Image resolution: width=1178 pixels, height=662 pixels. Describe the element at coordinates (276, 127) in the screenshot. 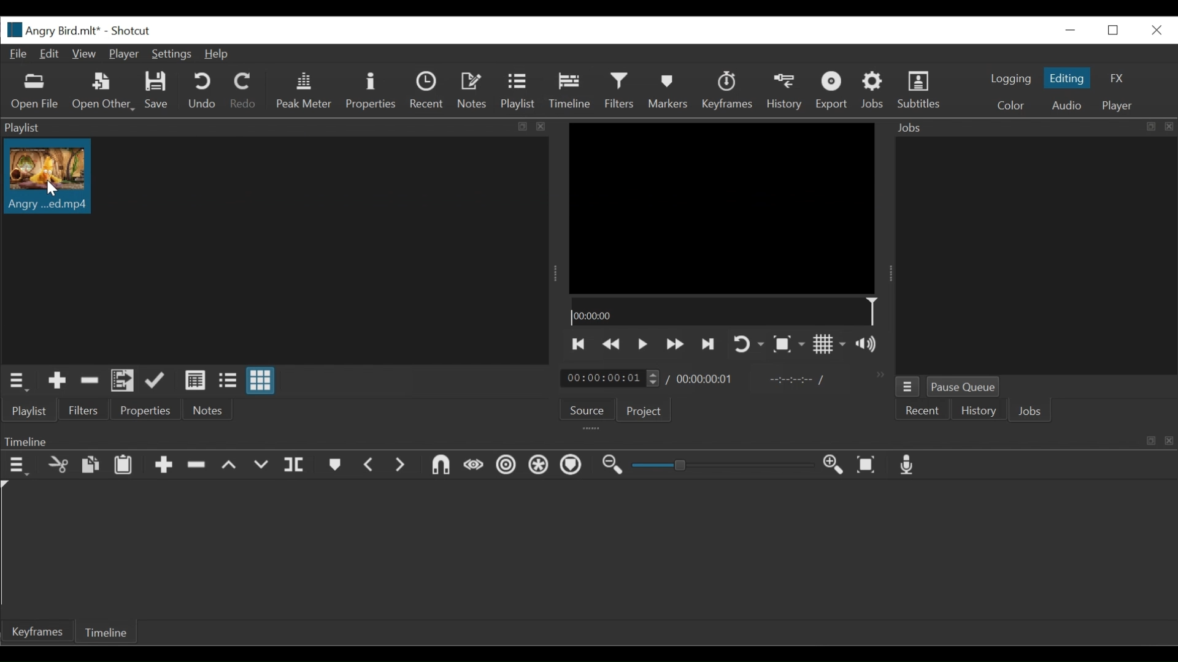

I see `Playlist` at that location.